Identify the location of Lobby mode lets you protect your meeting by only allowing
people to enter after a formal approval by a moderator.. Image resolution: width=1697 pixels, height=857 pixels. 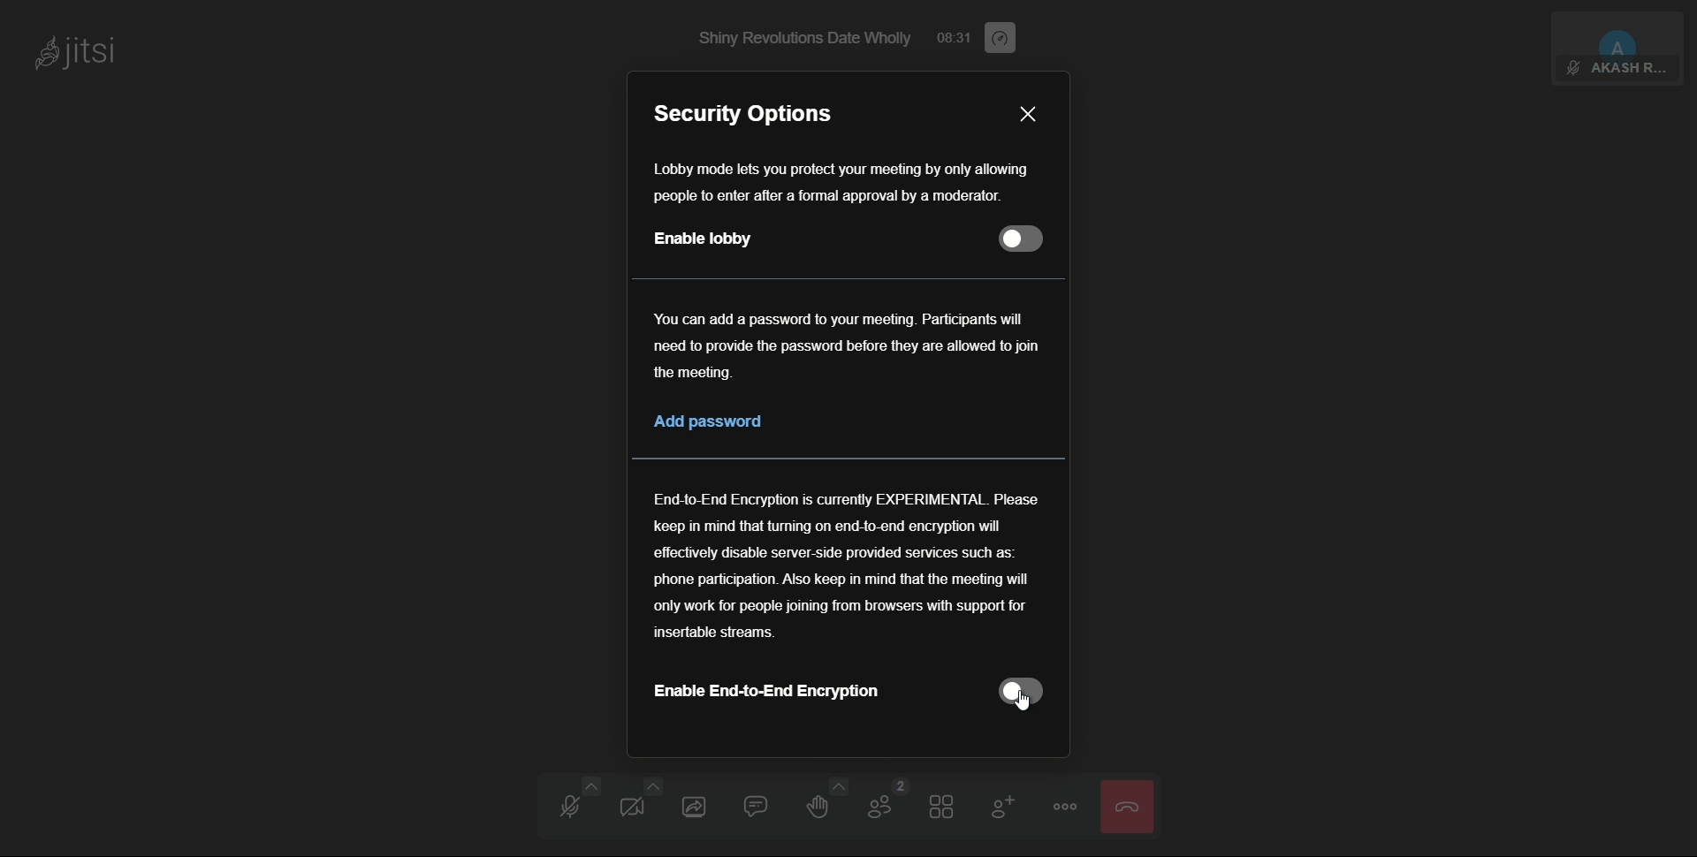
(857, 179).